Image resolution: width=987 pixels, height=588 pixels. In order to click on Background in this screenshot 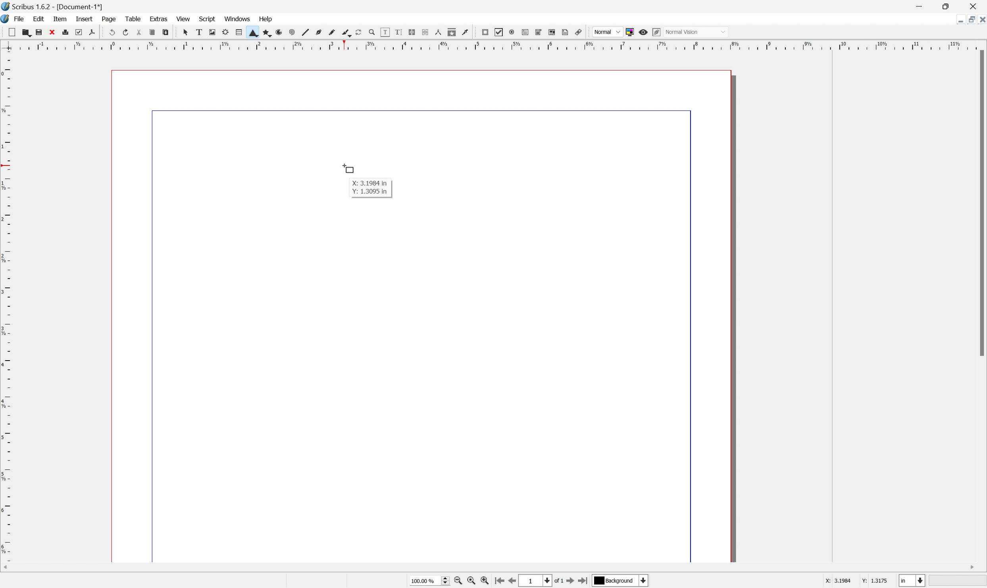, I will do `click(615, 580)`.